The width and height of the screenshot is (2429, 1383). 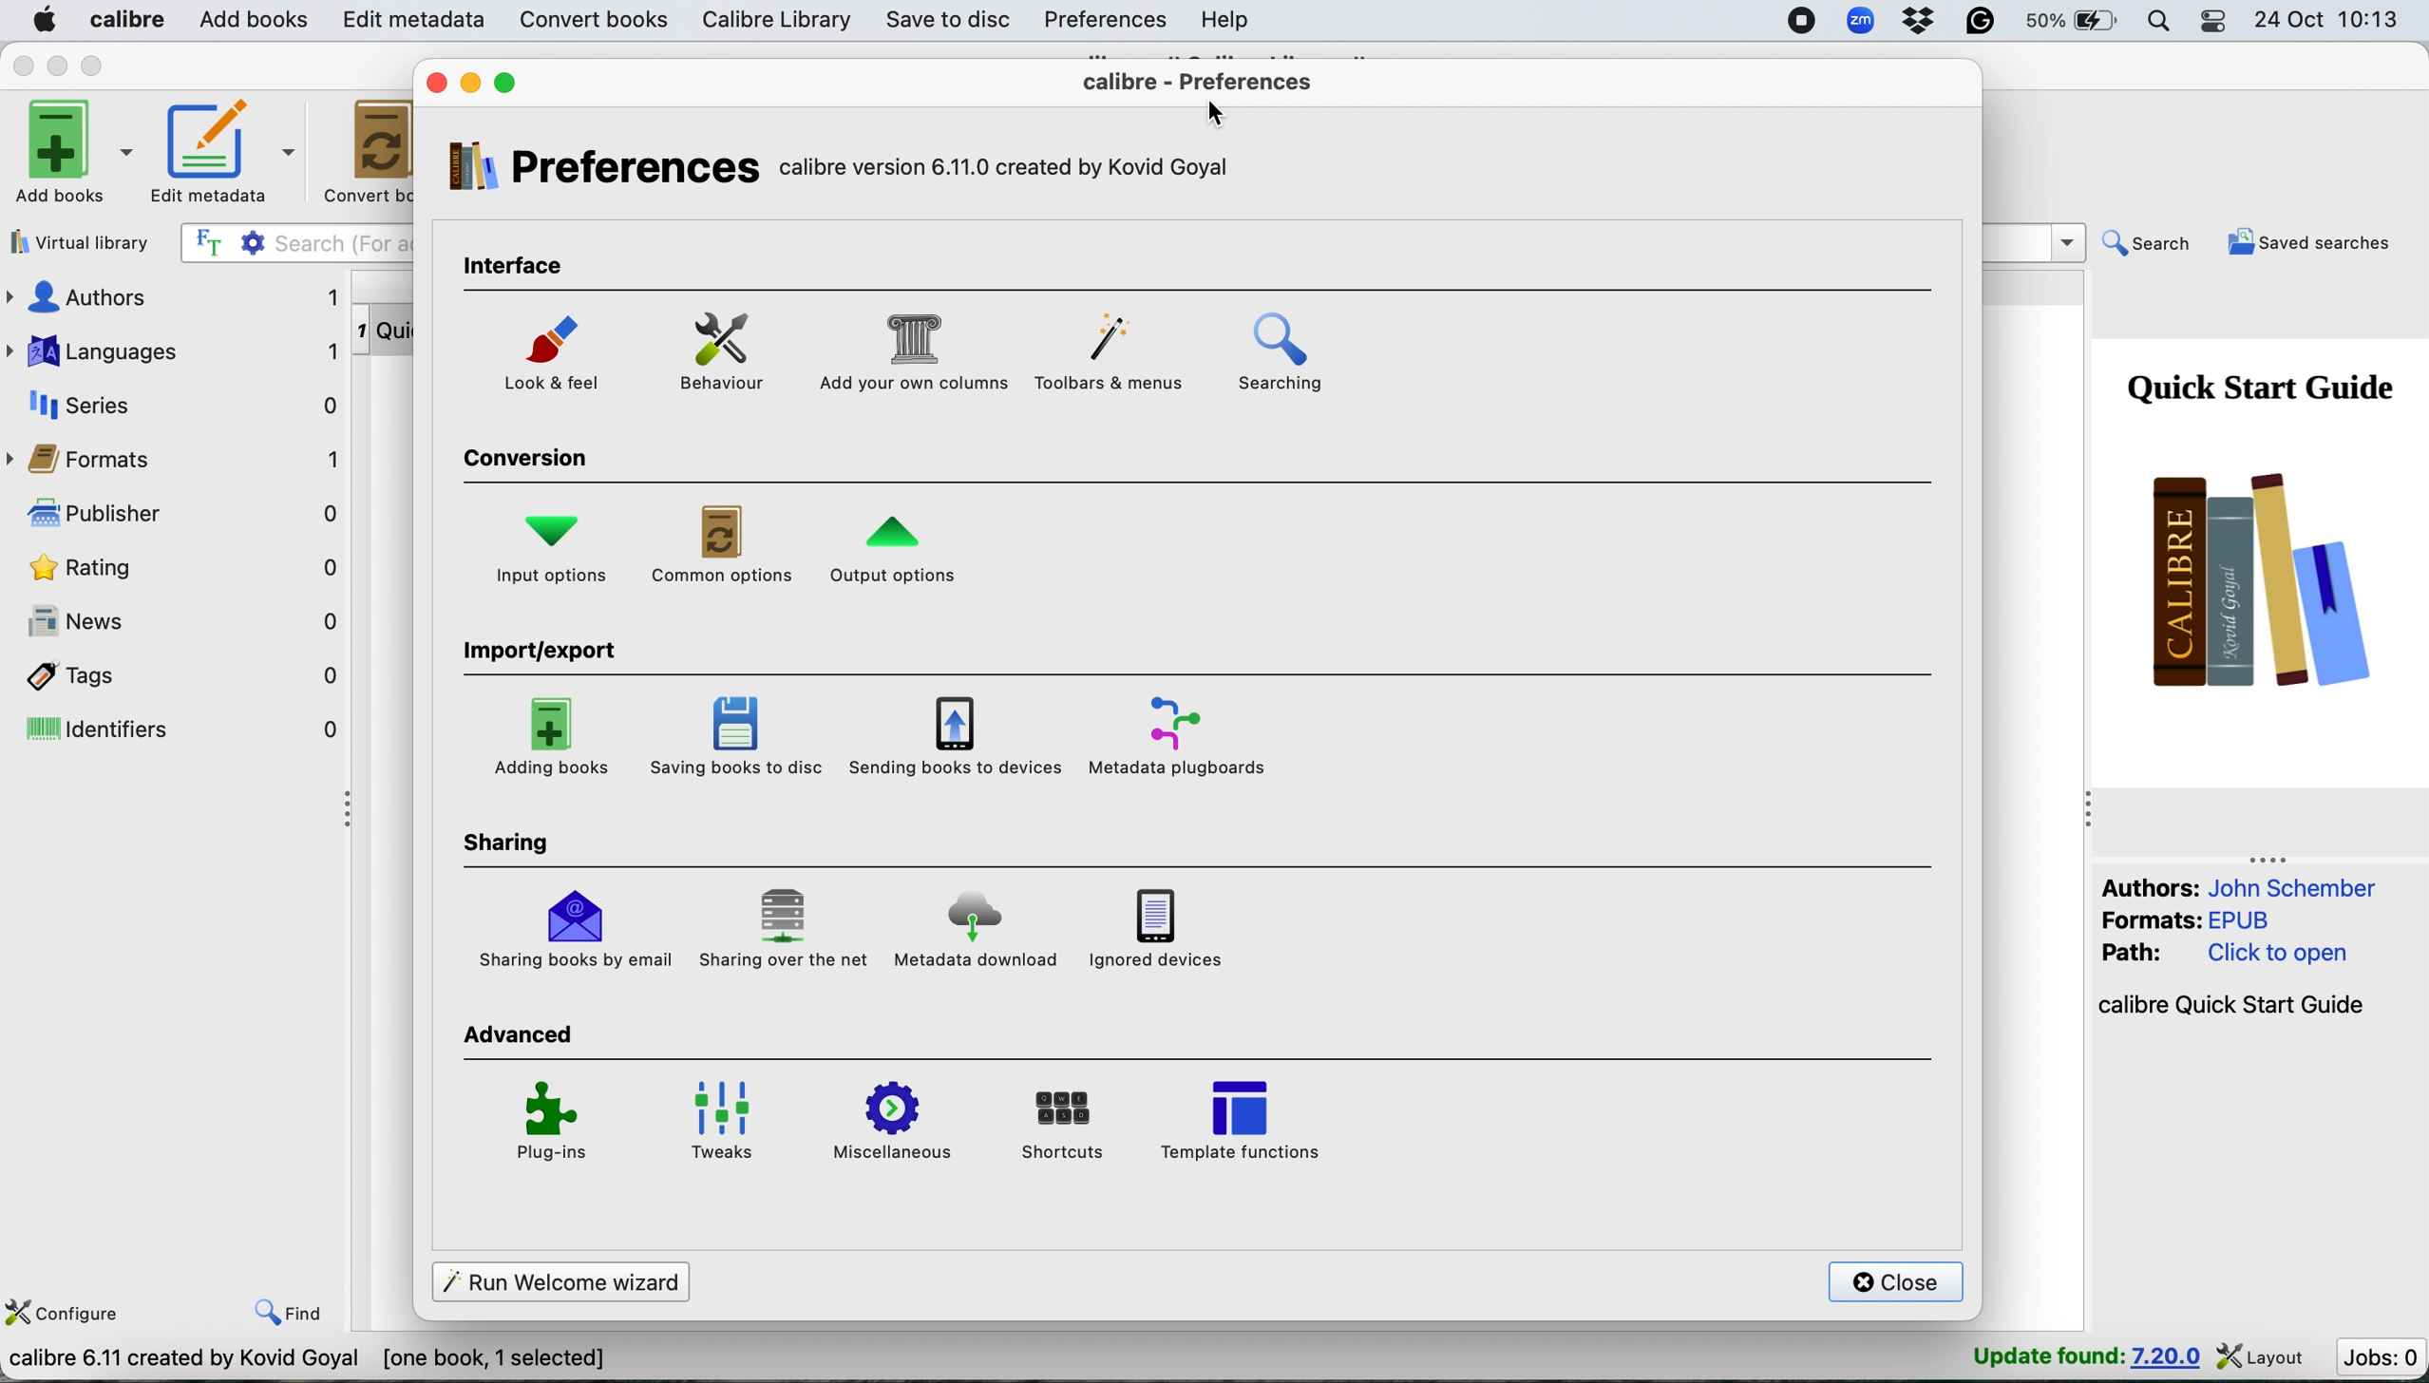 What do you see at coordinates (179, 405) in the screenshot?
I see `series` at bounding box center [179, 405].